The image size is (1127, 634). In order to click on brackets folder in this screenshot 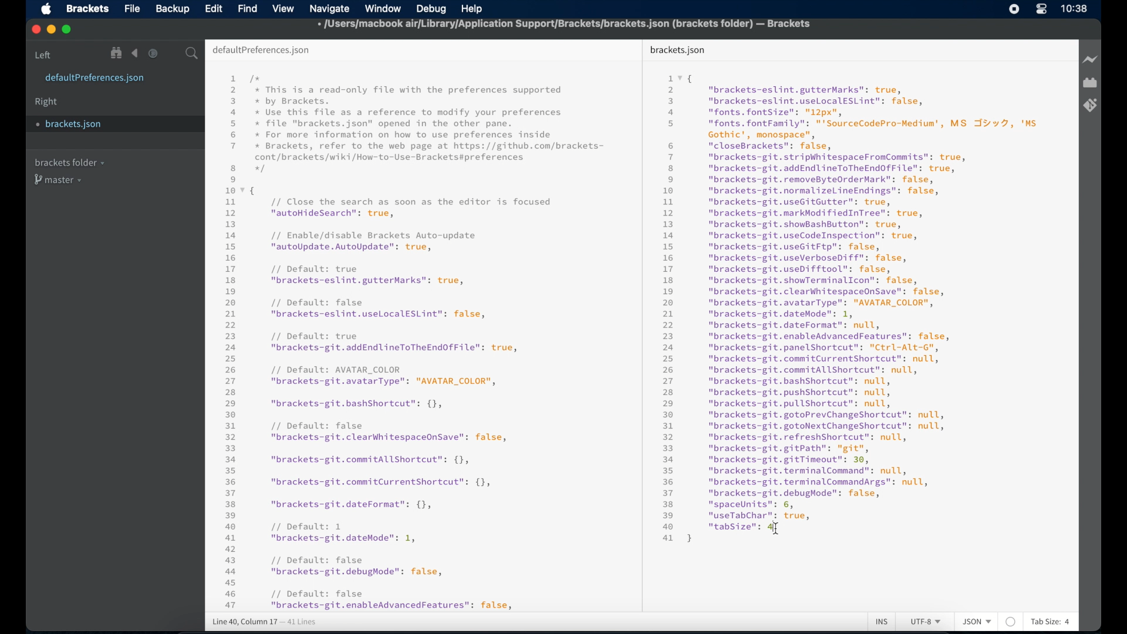, I will do `click(69, 162)`.